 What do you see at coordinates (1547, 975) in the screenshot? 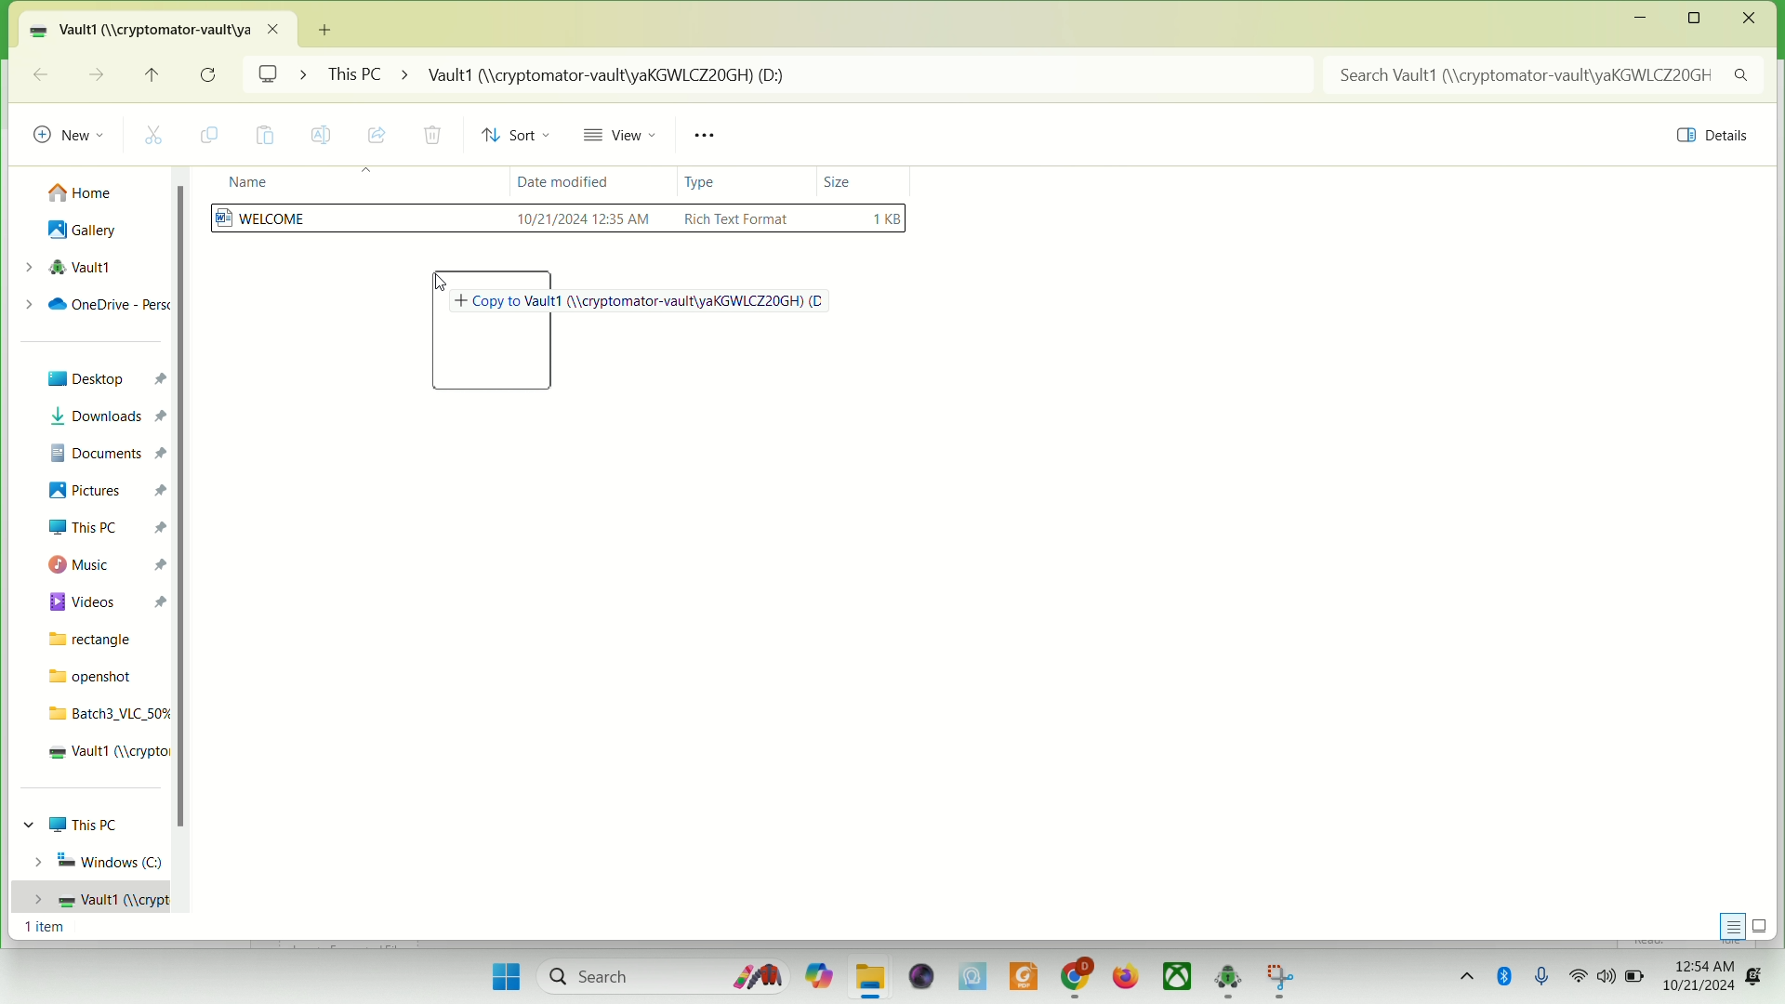
I see `microphone` at bounding box center [1547, 975].